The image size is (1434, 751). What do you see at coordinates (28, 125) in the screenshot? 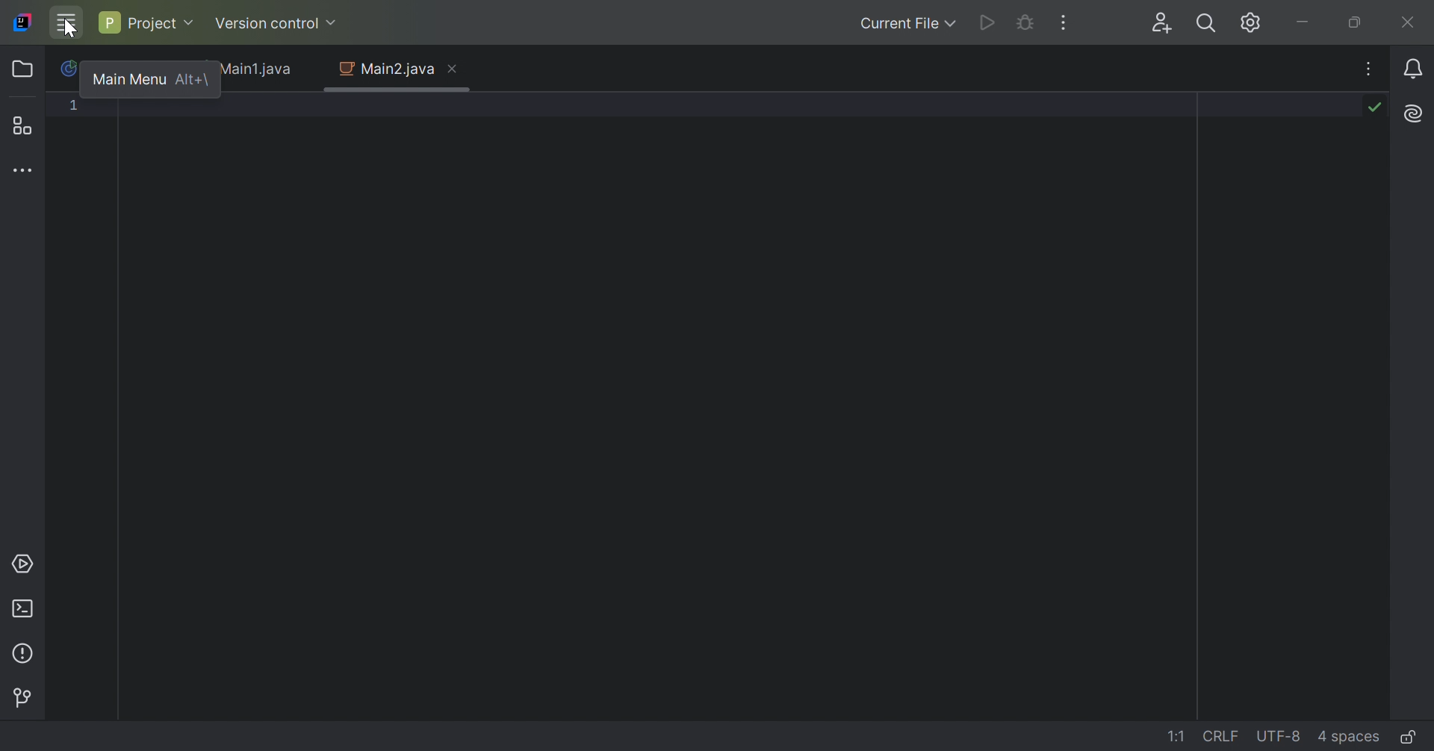
I see `Structure` at bounding box center [28, 125].